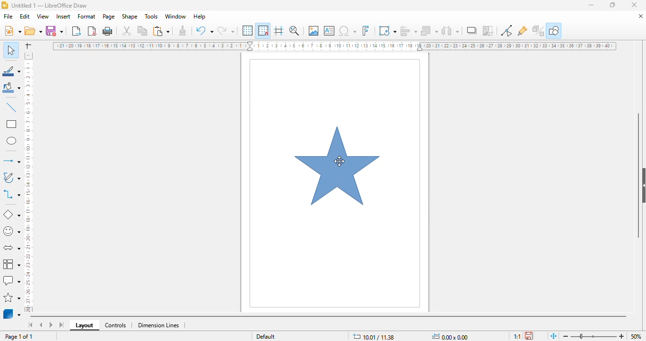 This screenshot has height=341, width=646. Describe the element at coordinates (19, 336) in the screenshot. I see `page 1 of 1` at that location.